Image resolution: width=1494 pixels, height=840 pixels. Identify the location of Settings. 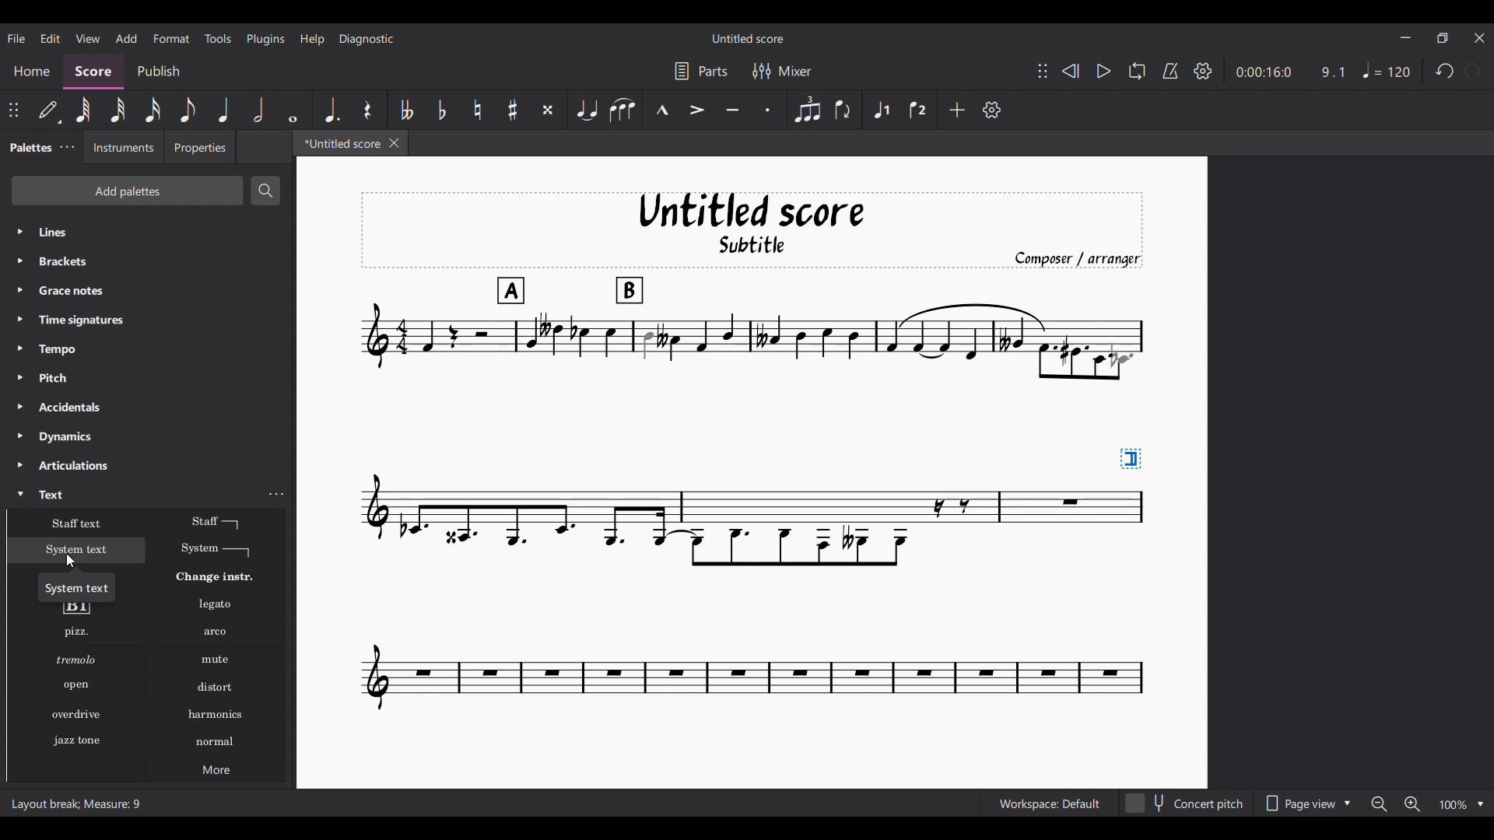
(1203, 71).